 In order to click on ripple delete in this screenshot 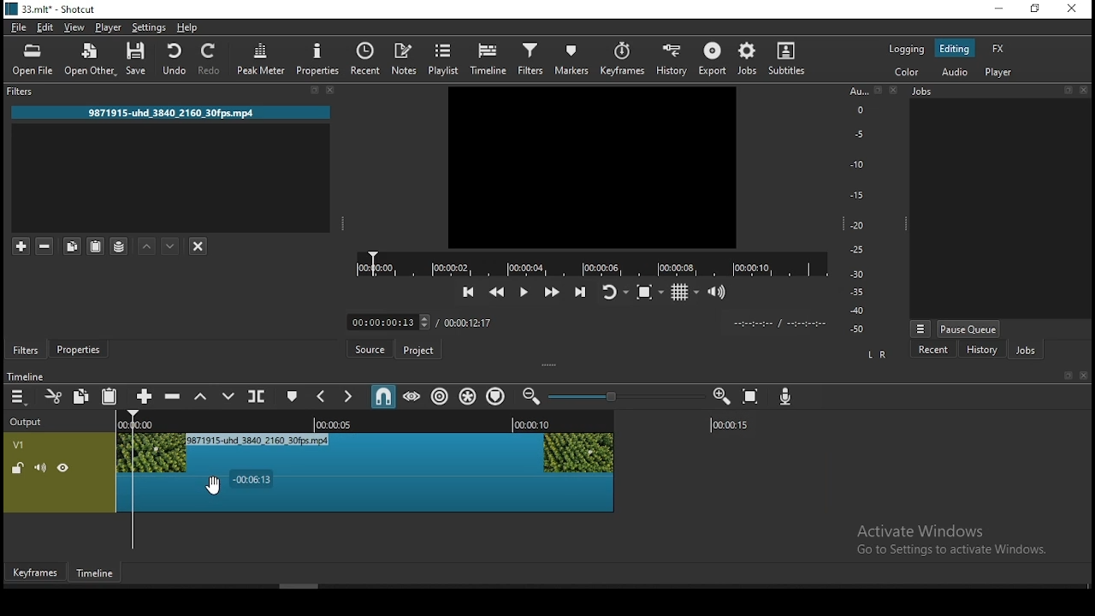, I will do `click(176, 397)`.